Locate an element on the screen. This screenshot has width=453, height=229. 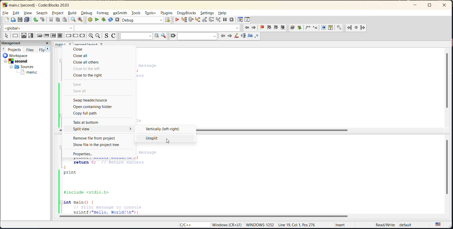
next  bookmark is located at coordinates (276, 27).